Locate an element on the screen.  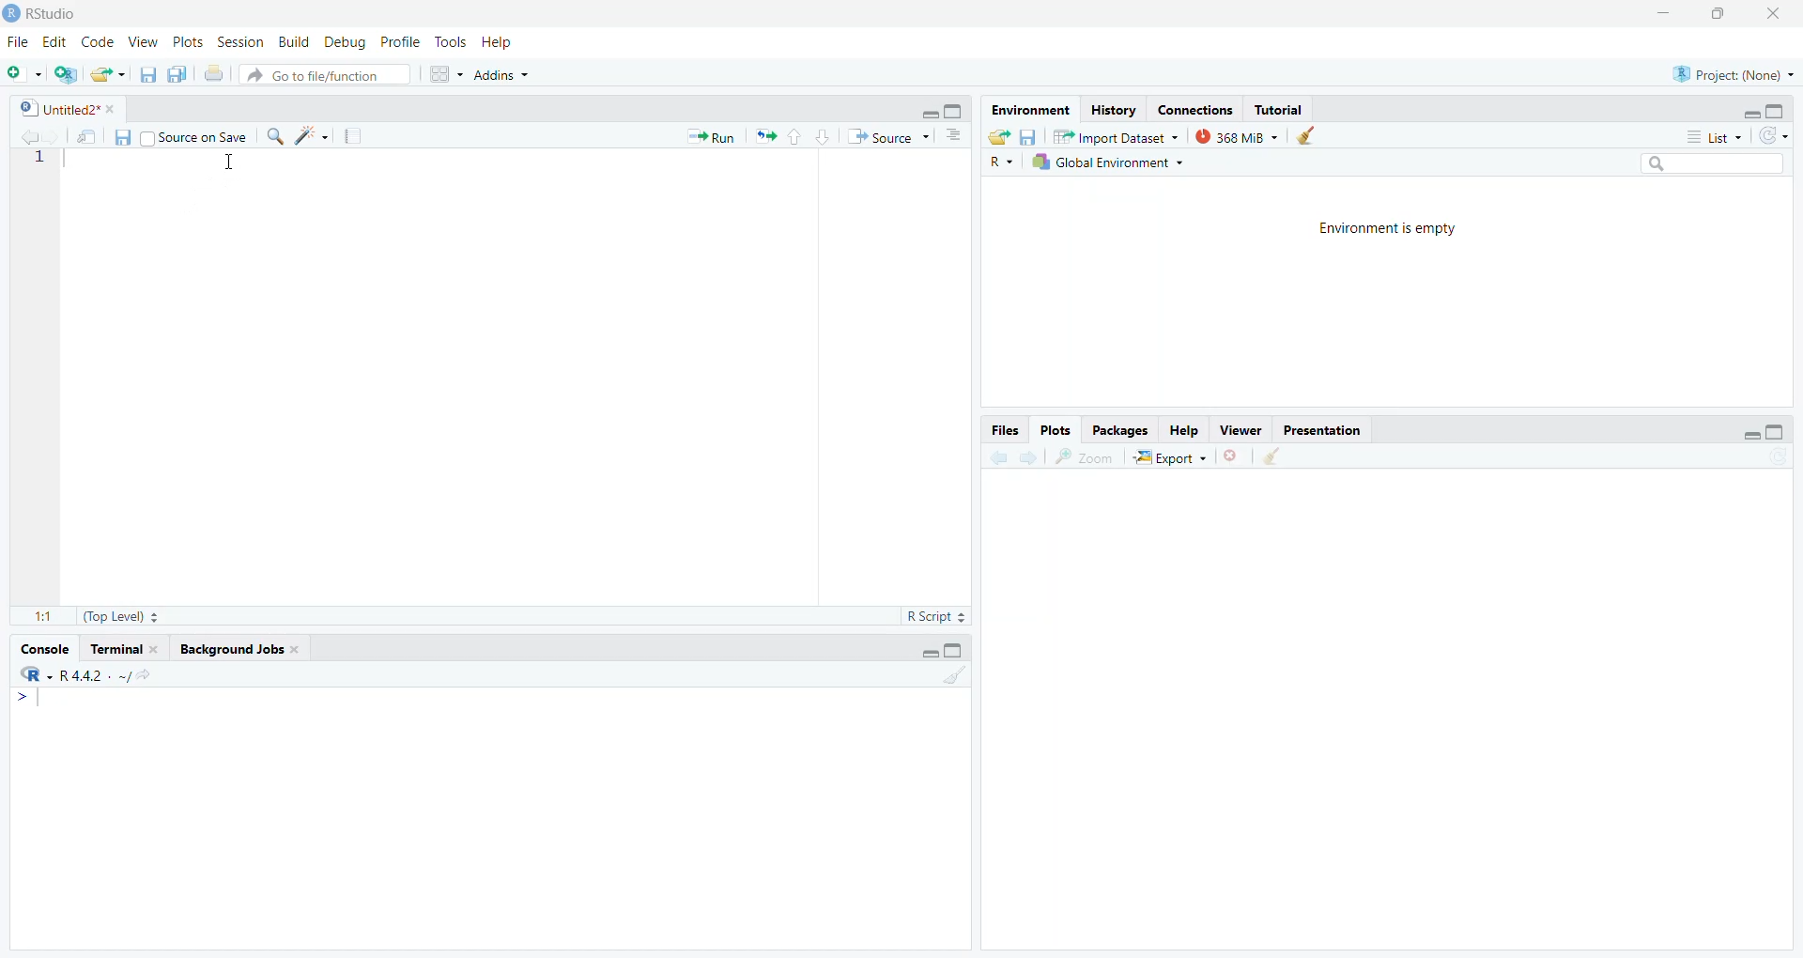
Project: (None) is located at coordinates (1728, 71).